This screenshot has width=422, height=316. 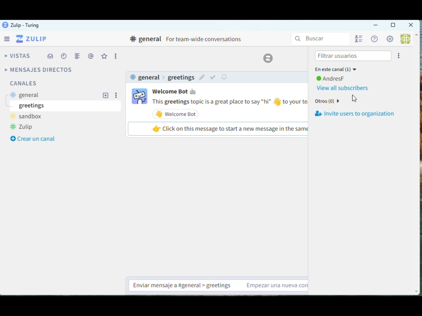 I want to click on sandbox, so click(x=28, y=116).